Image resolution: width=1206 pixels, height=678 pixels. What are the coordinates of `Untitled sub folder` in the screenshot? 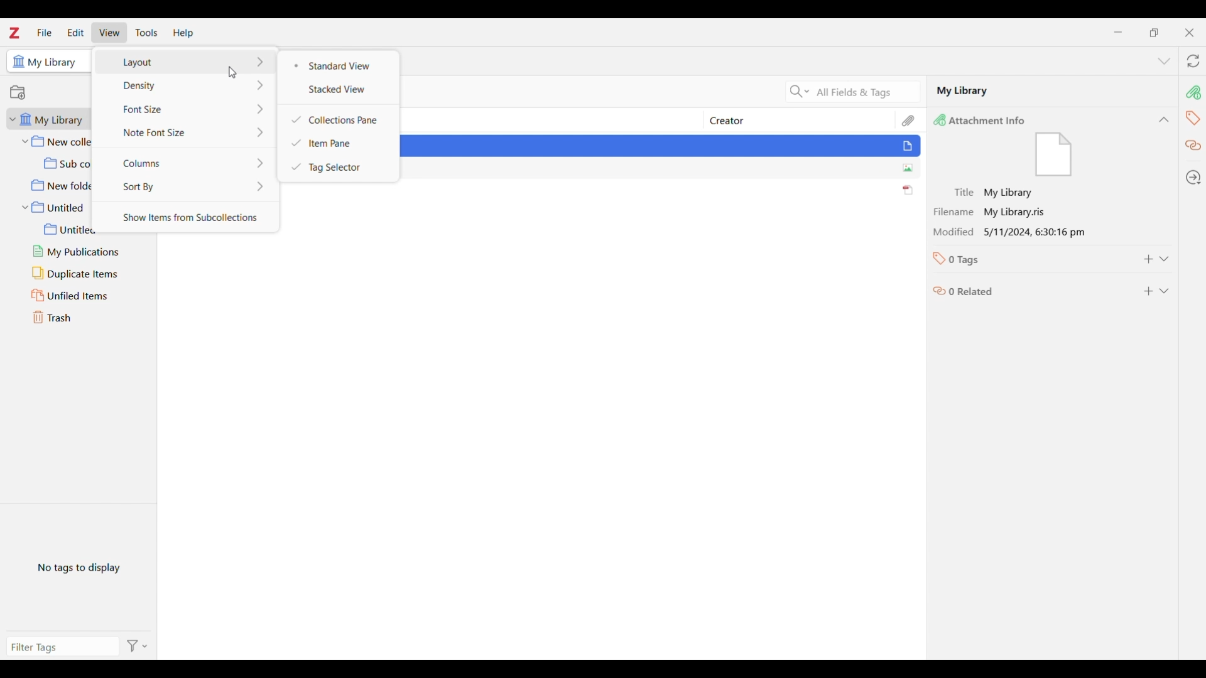 It's located at (85, 229).